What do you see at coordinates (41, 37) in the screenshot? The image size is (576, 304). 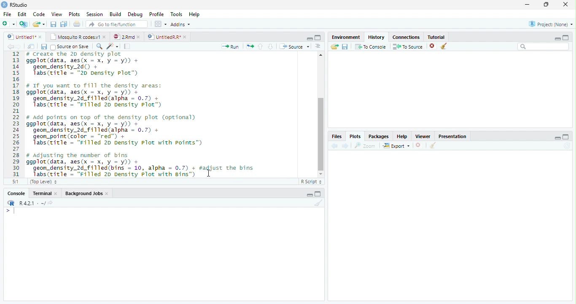 I see `close` at bounding box center [41, 37].